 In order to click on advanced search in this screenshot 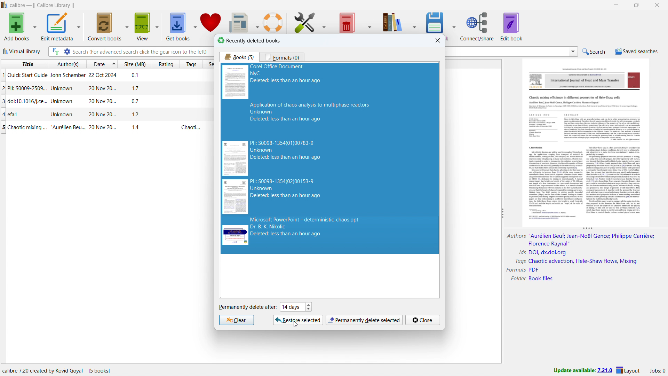, I will do `click(67, 52)`.